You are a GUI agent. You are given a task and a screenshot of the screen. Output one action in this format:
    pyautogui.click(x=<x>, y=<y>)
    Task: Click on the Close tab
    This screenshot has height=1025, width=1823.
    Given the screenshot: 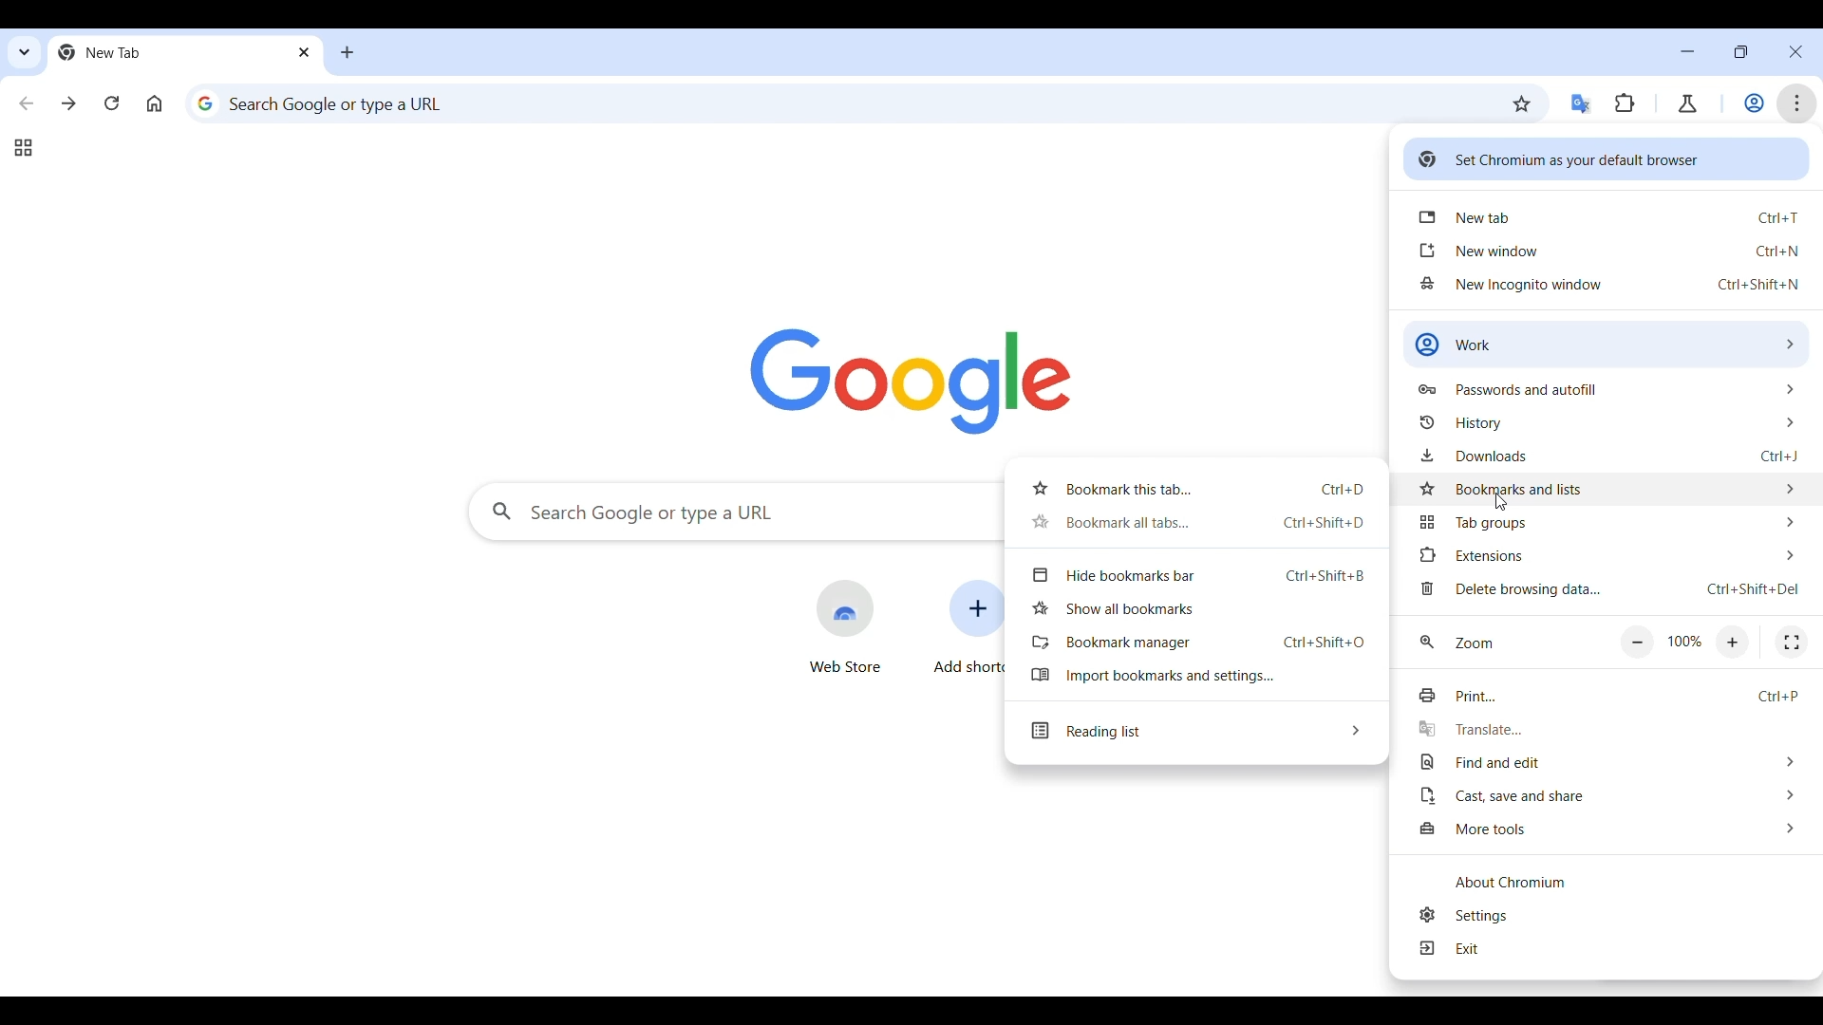 What is the action you would take?
    pyautogui.click(x=307, y=51)
    